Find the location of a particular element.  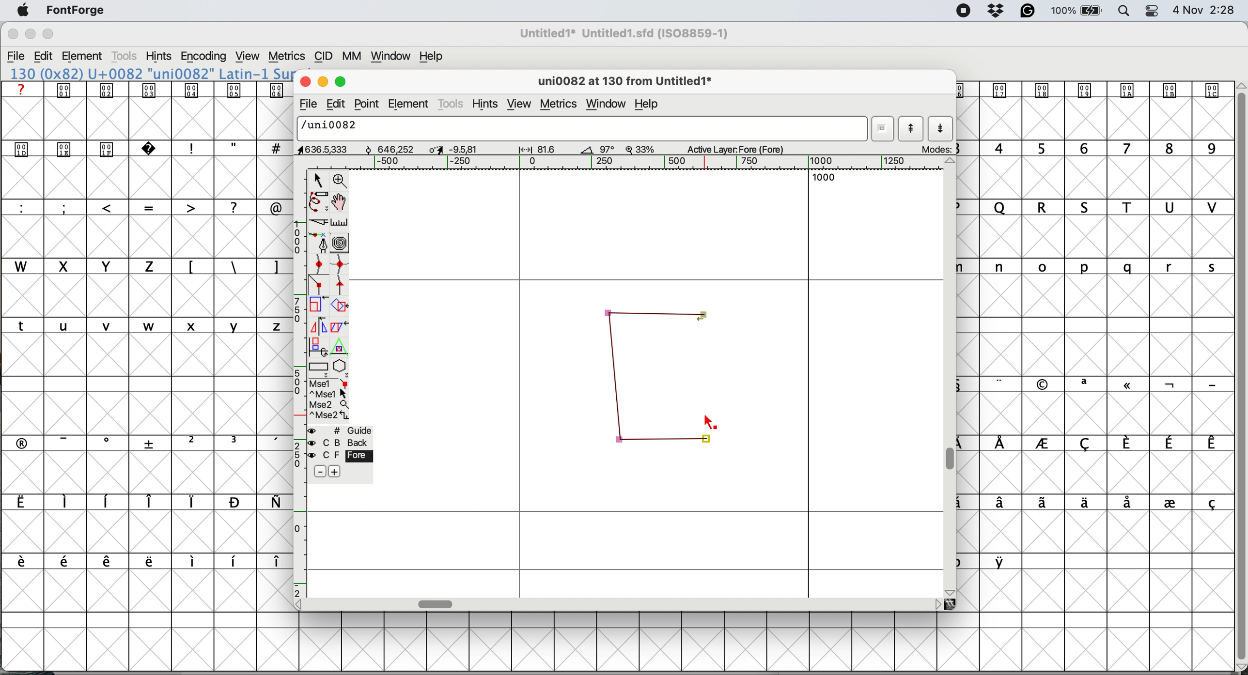

screen recorder is located at coordinates (964, 11).